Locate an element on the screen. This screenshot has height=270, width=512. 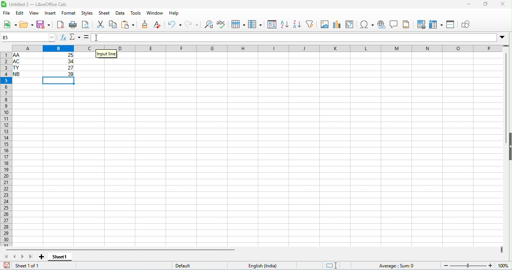
tools is located at coordinates (136, 13).